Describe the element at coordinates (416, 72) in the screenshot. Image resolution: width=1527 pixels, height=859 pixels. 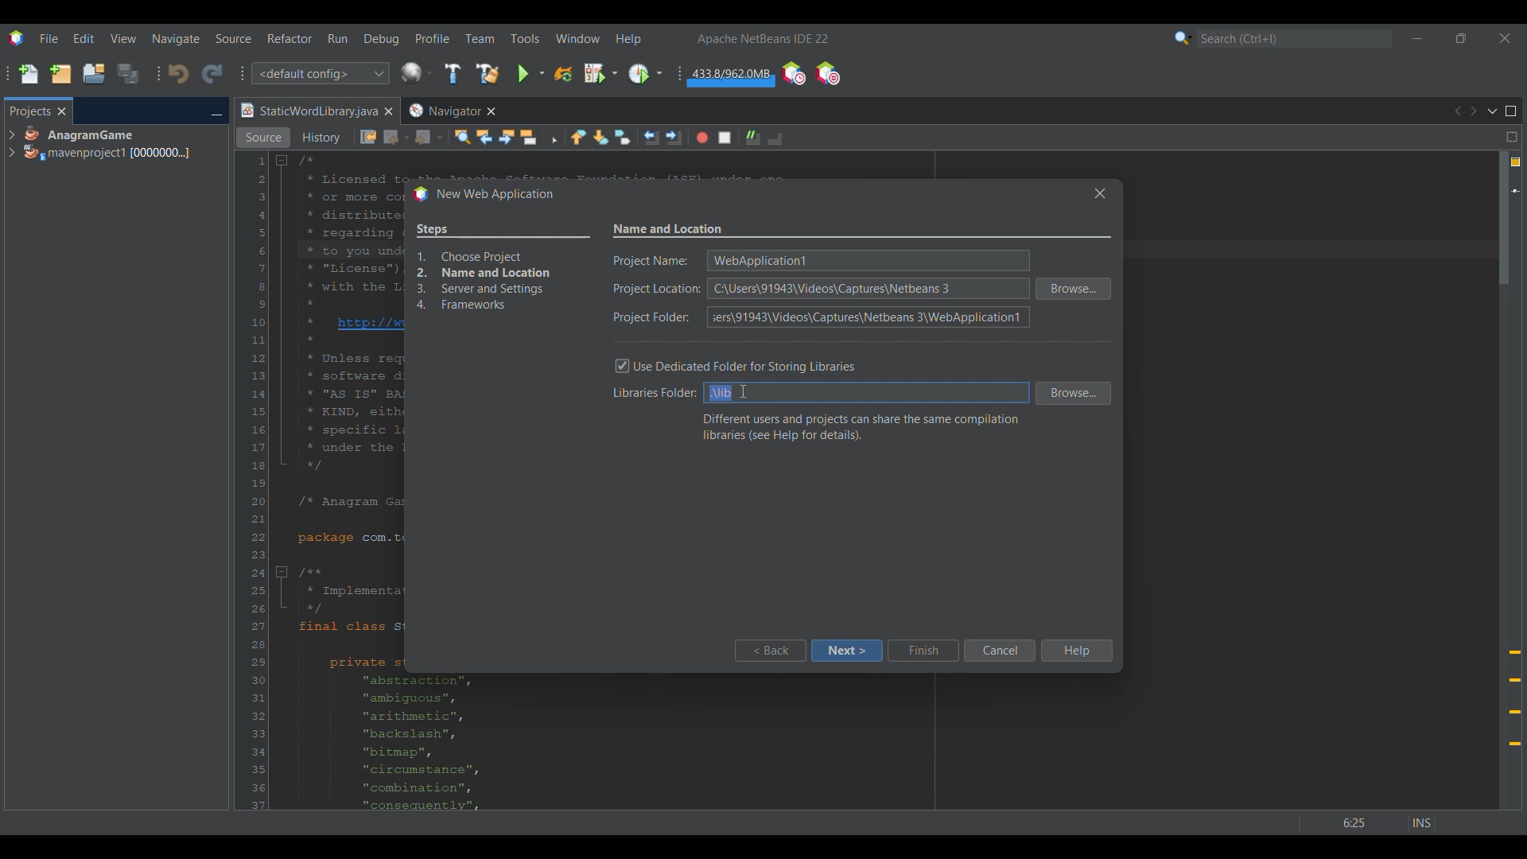
I see `Configure window` at that location.